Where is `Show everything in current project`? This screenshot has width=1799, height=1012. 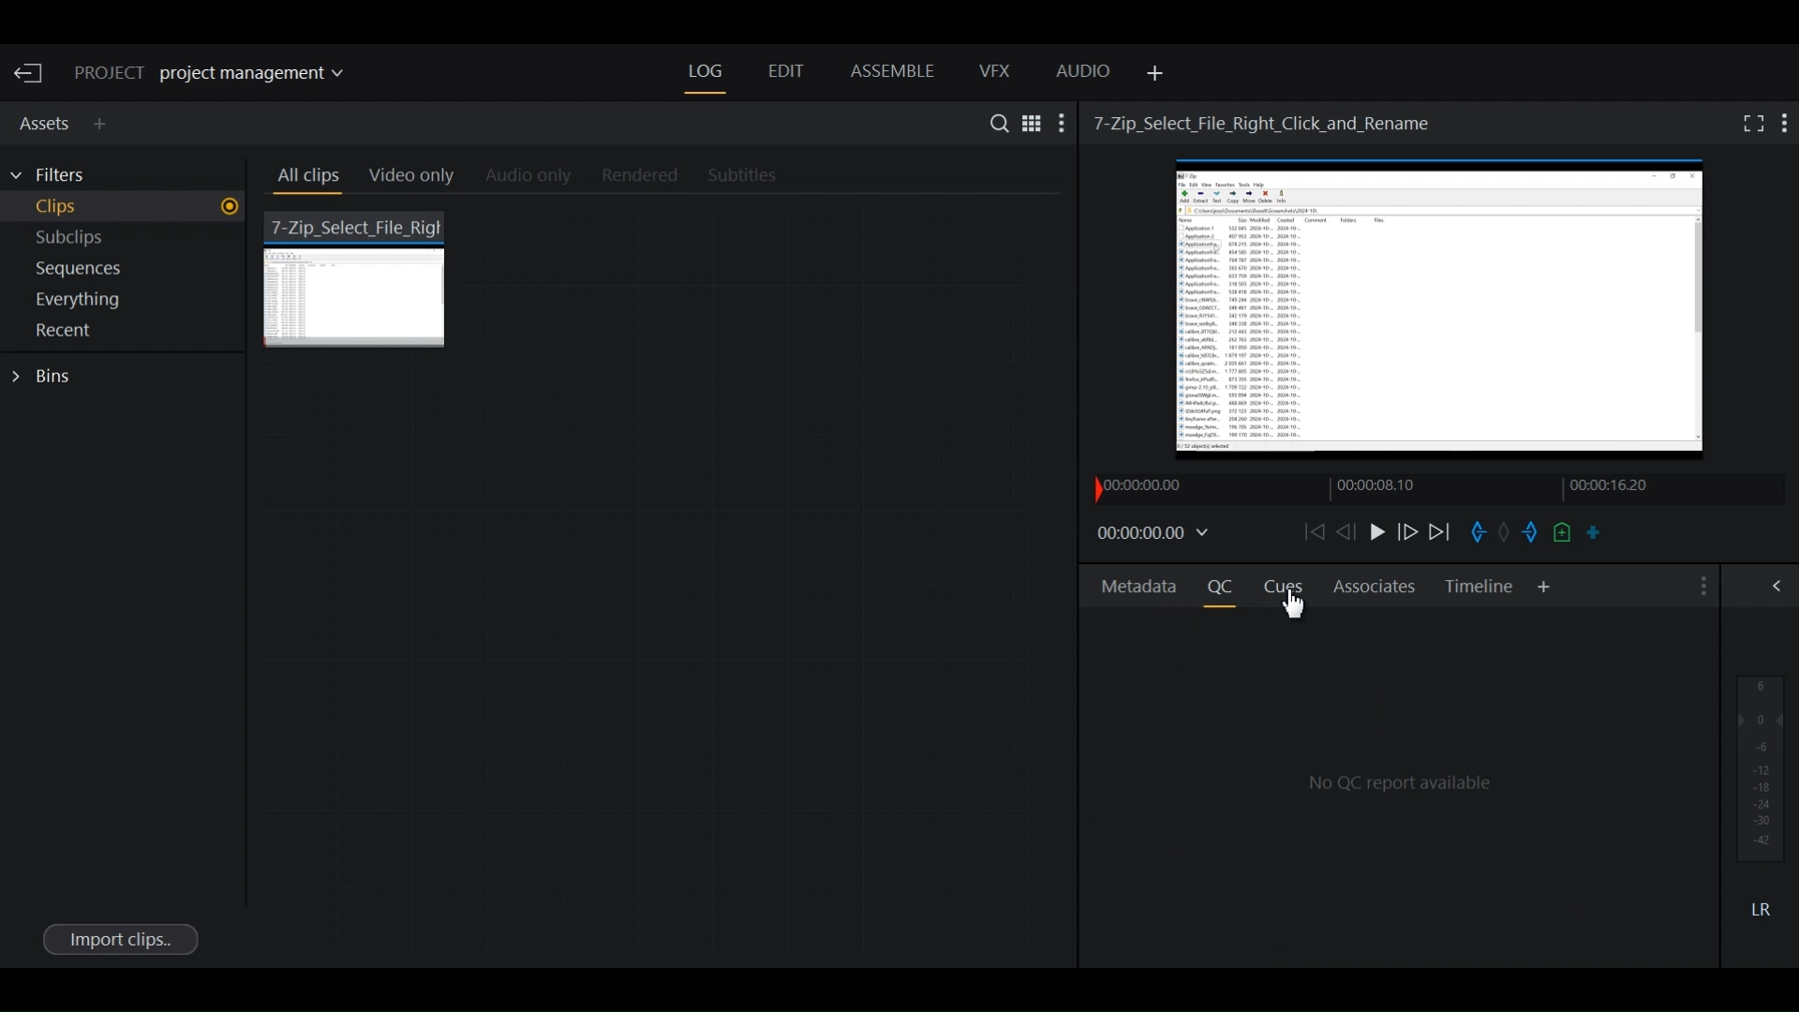 Show everything in current project is located at coordinates (127, 302).